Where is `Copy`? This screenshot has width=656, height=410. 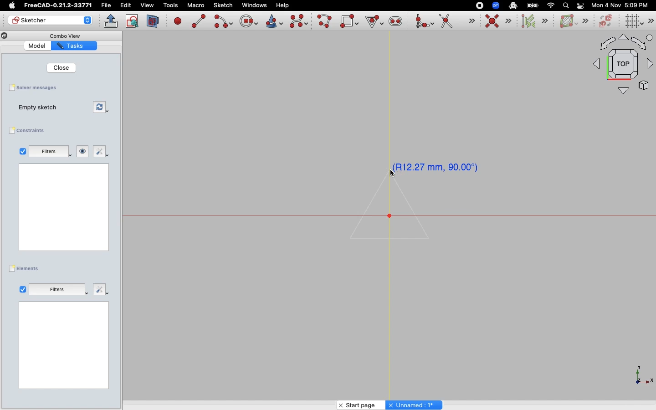 Copy is located at coordinates (5, 37).